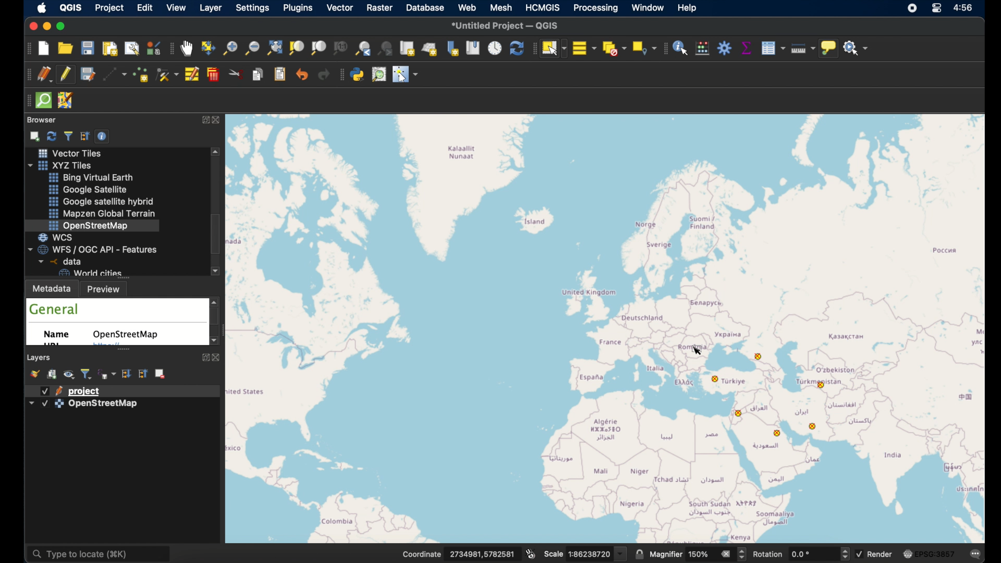  I want to click on select all features, so click(584, 47).